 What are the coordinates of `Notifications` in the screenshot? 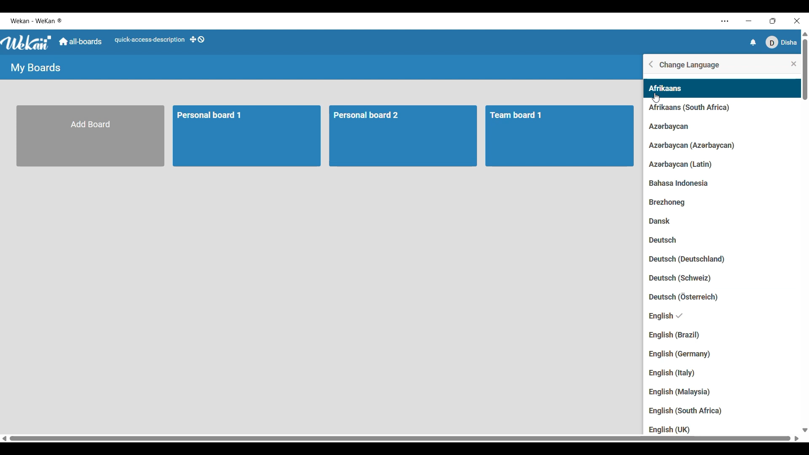 It's located at (754, 42).